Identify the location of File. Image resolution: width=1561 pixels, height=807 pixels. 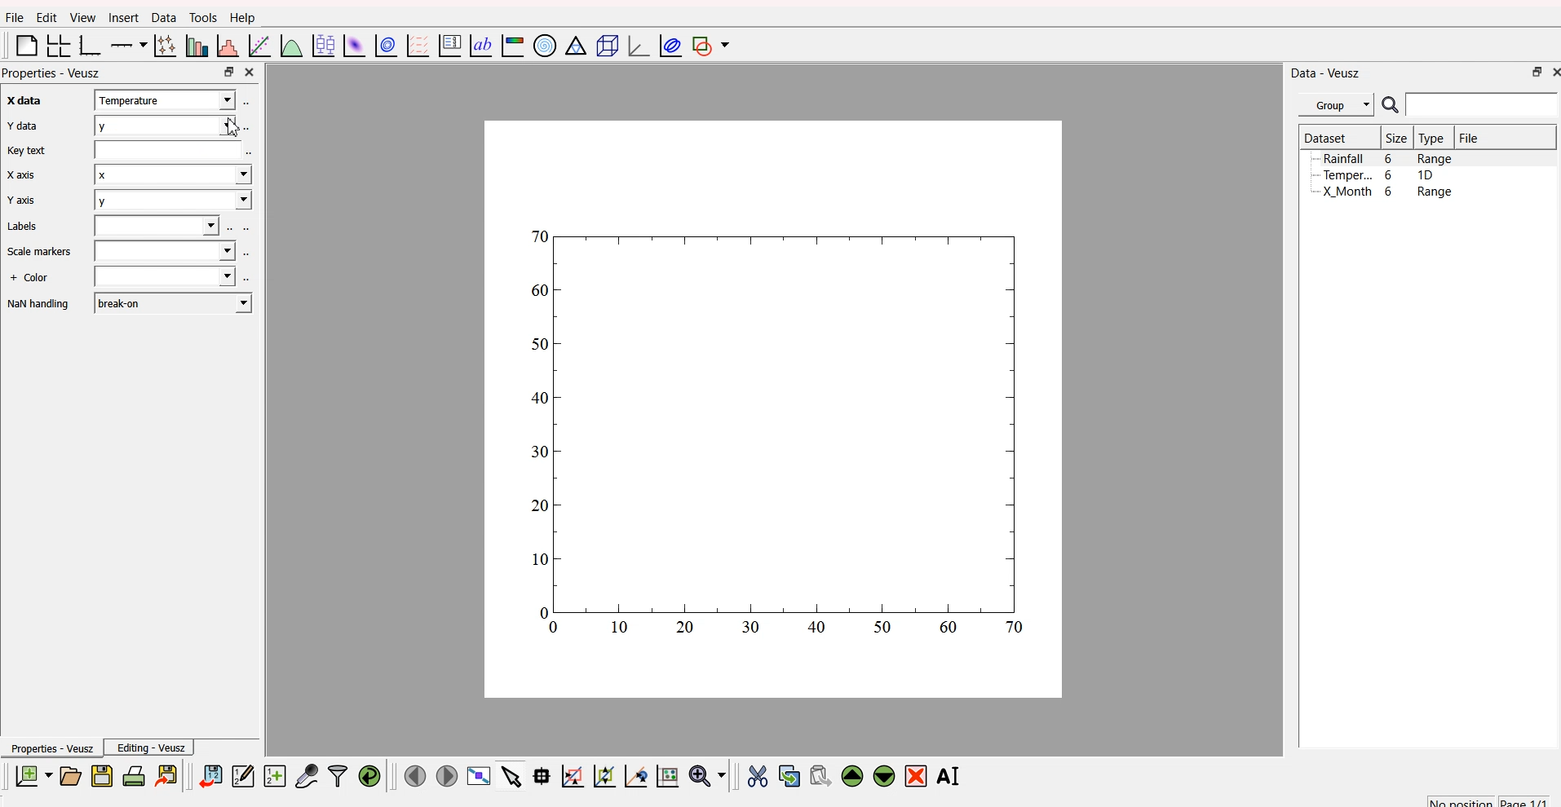
(1470, 138).